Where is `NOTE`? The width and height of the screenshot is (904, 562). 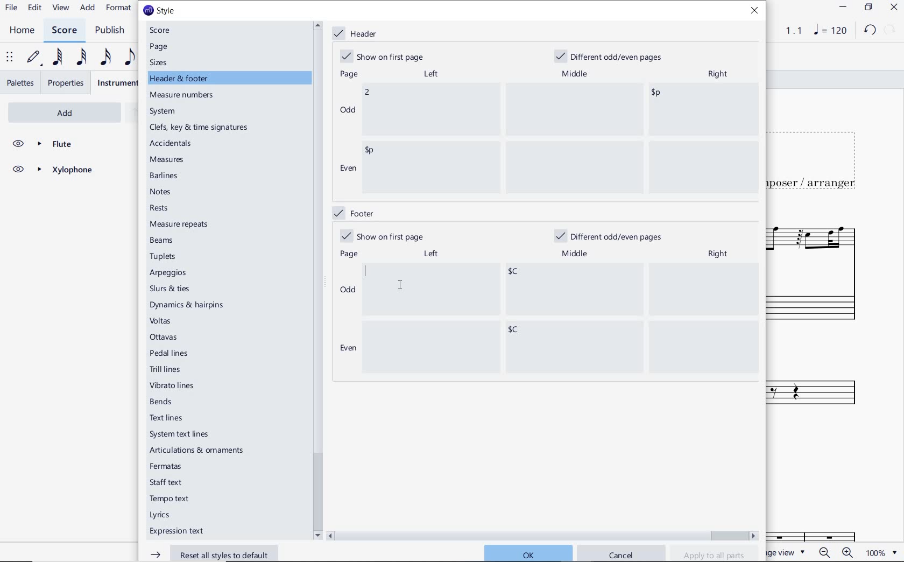 NOTE is located at coordinates (829, 31).